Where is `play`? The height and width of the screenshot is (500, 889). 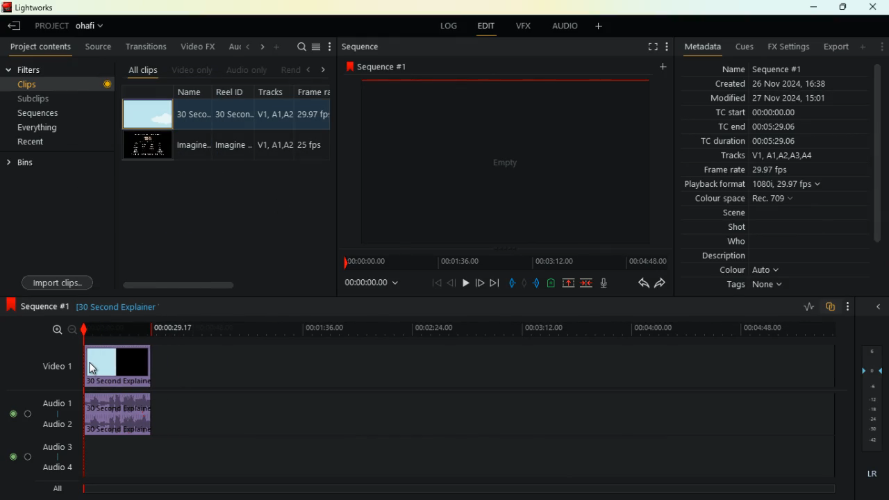
play is located at coordinates (465, 283).